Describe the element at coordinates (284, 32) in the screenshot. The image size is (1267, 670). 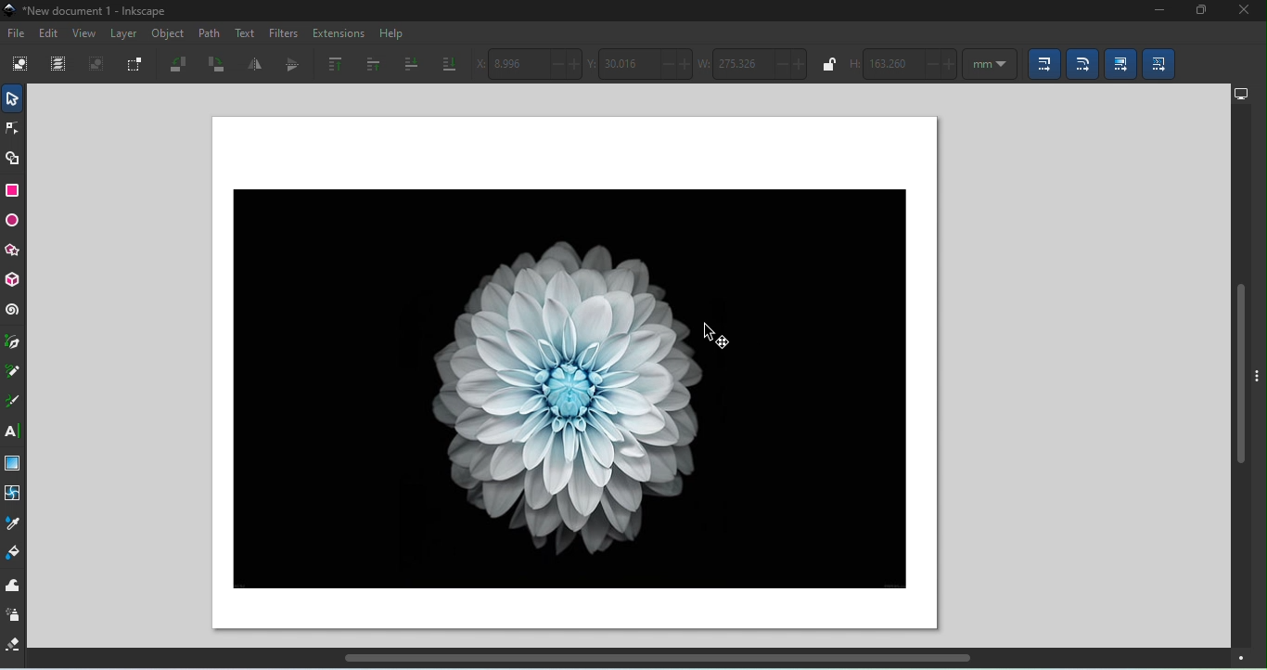
I see `Filters` at that location.